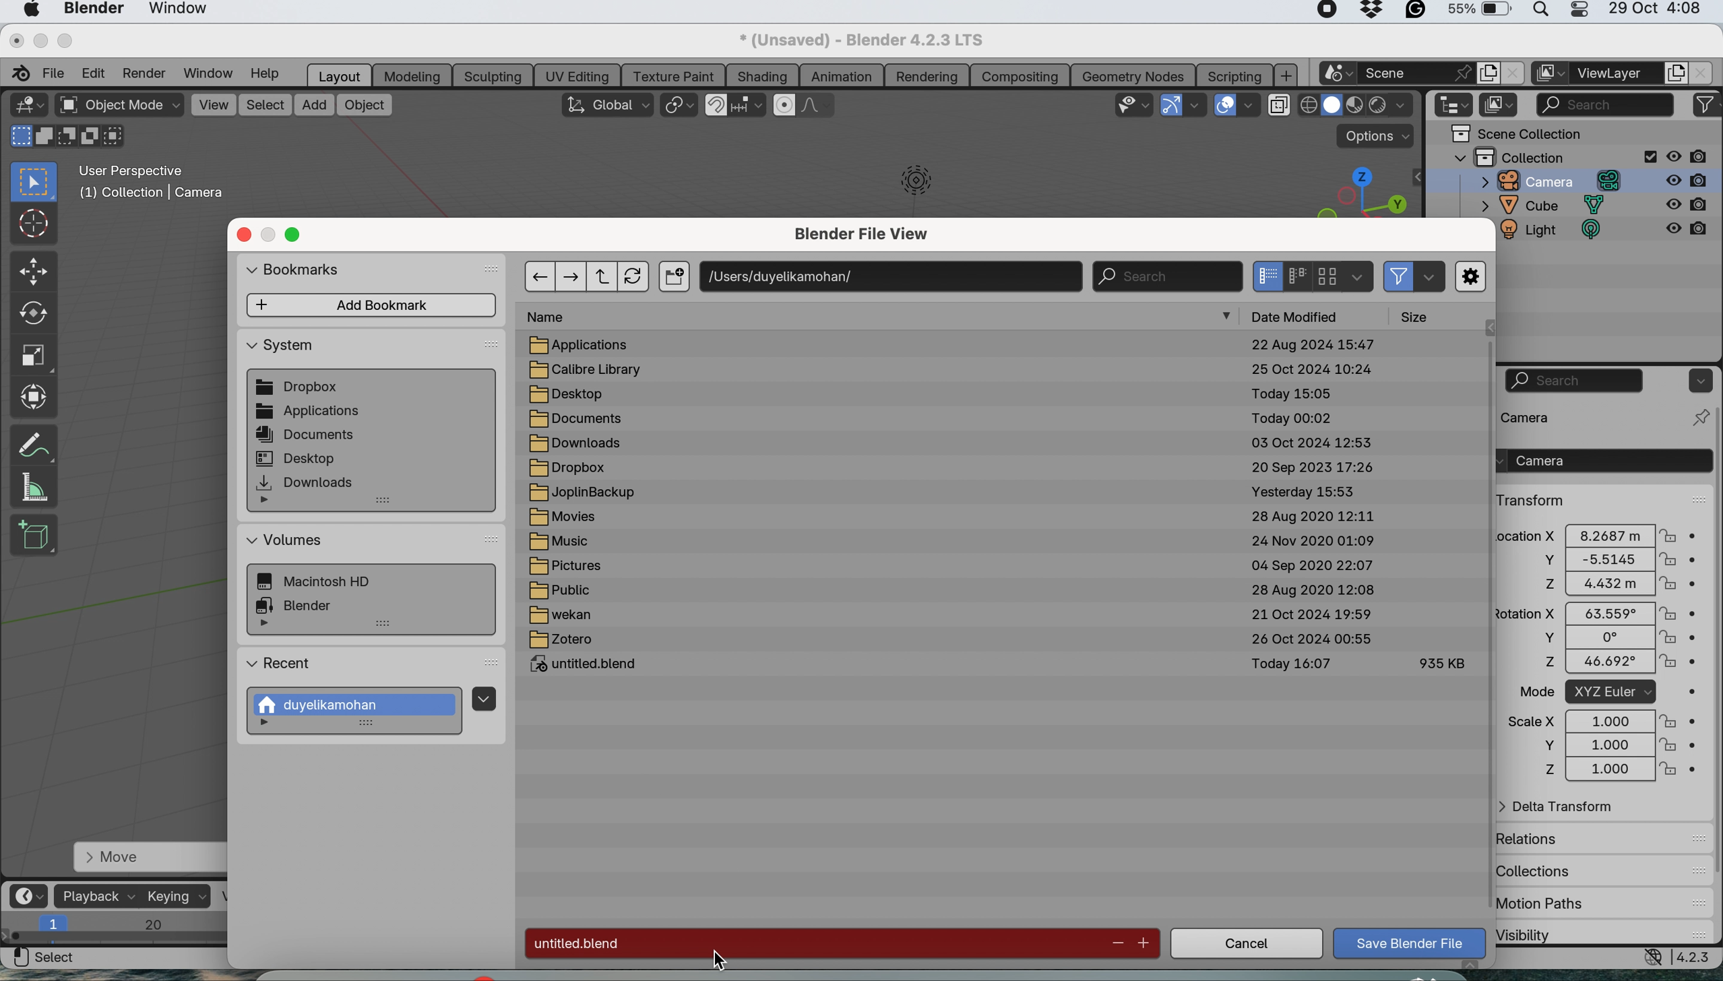  I want to click on pictures, so click(573, 567).